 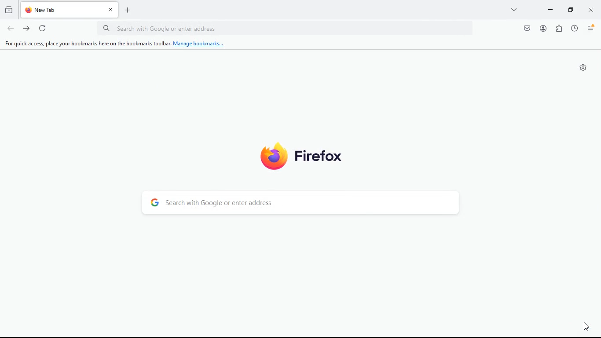 What do you see at coordinates (11, 29) in the screenshot?
I see `back` at bounding box center [11, 29].